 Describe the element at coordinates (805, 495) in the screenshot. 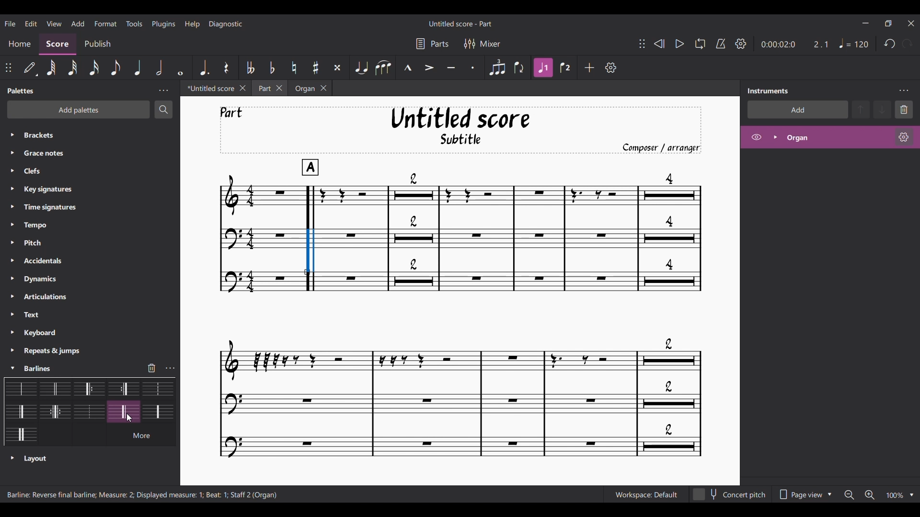

I see `Page view options` at that location.